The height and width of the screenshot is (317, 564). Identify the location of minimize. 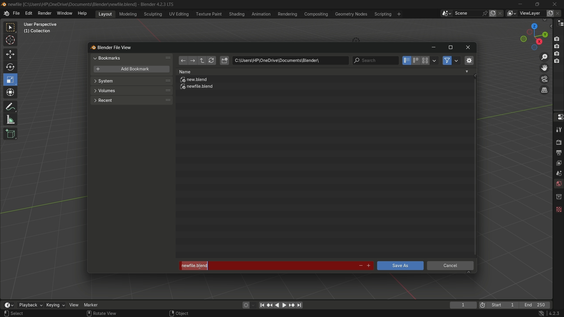
(433, 48).